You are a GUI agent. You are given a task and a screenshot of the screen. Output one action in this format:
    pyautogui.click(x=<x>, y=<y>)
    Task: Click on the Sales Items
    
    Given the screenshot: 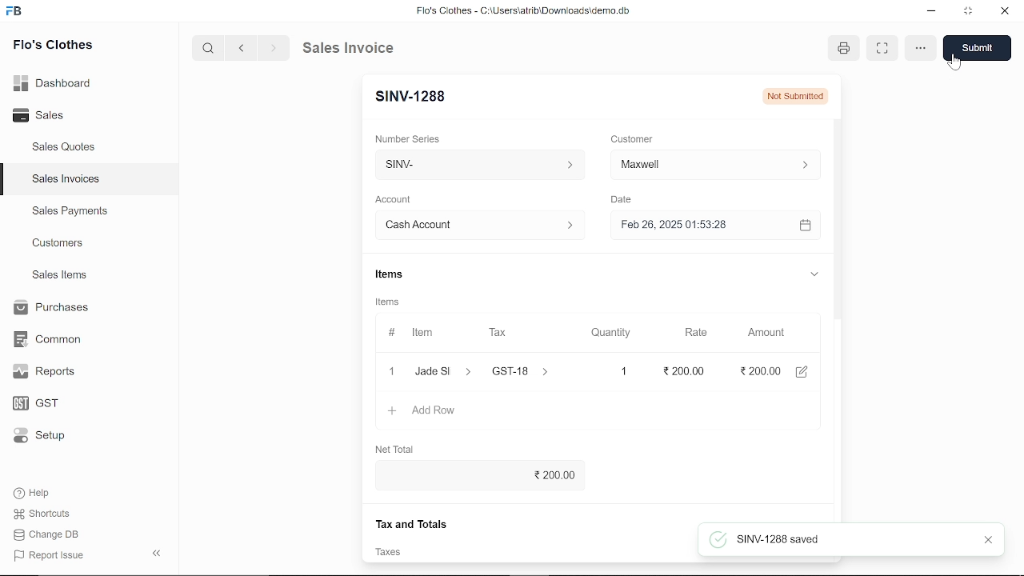 What is the action you would take?
    pyautogui.click(x=59, y=277)
    